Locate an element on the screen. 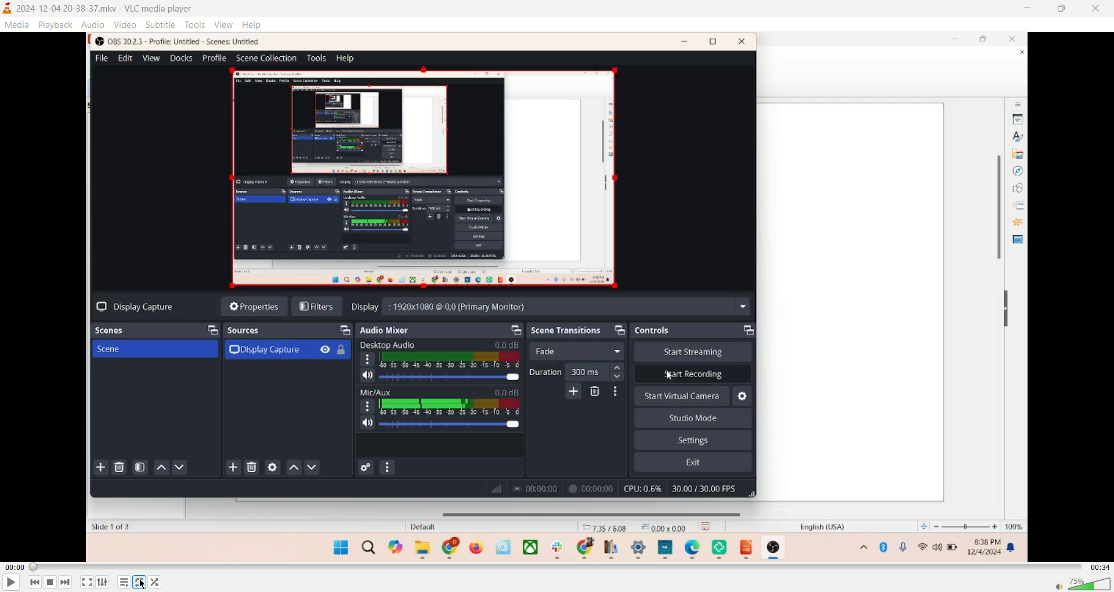 This screenshot has width=1114, height=592. progress bar is located at coordinates (556, 567).